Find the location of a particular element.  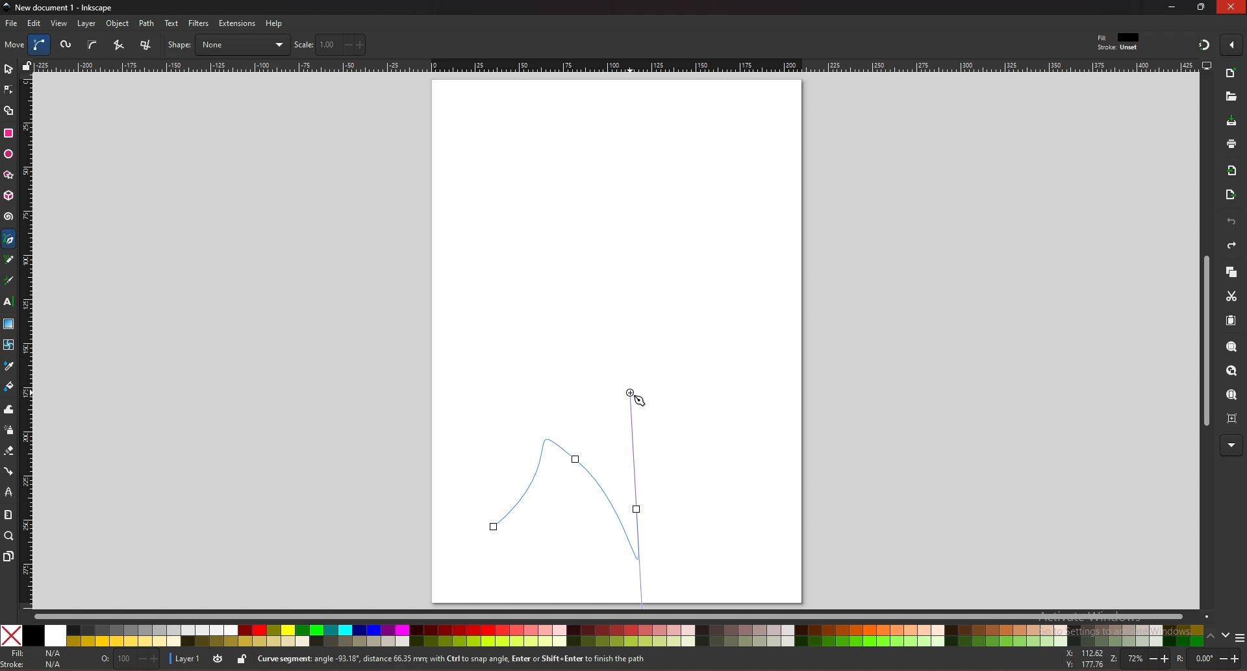

stroke is located at coordinates (34, 665).